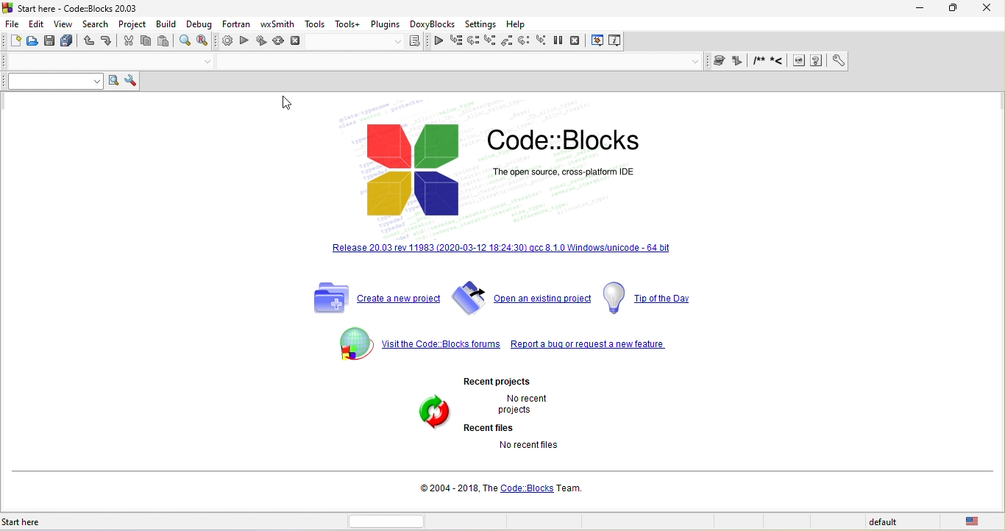  I want to click on replace, so click(203, 41).